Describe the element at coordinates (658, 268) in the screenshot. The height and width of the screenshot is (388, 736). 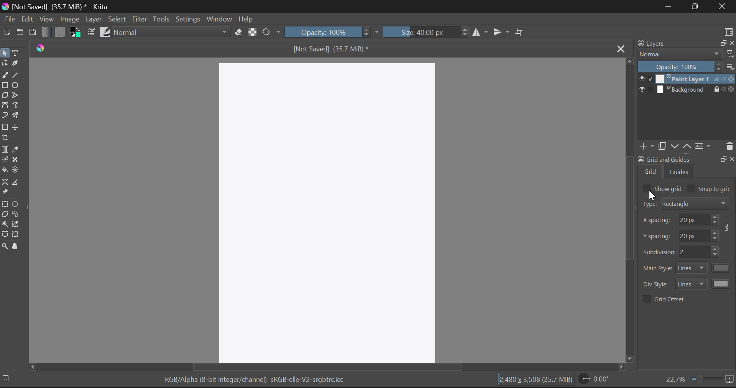
I see `main style` at that location.